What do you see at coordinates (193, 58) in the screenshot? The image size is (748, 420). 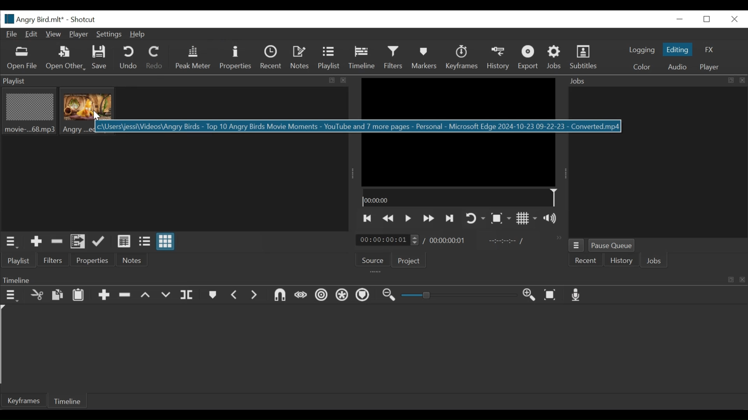 I see `Peak Meter` at bounding box center [193, 58].